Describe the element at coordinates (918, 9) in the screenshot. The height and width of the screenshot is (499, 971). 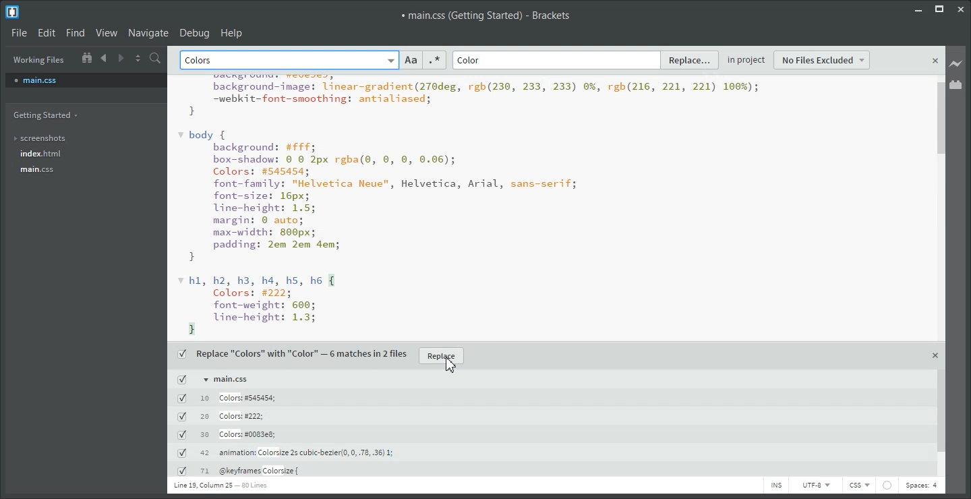
I see `Minimize` at that location.